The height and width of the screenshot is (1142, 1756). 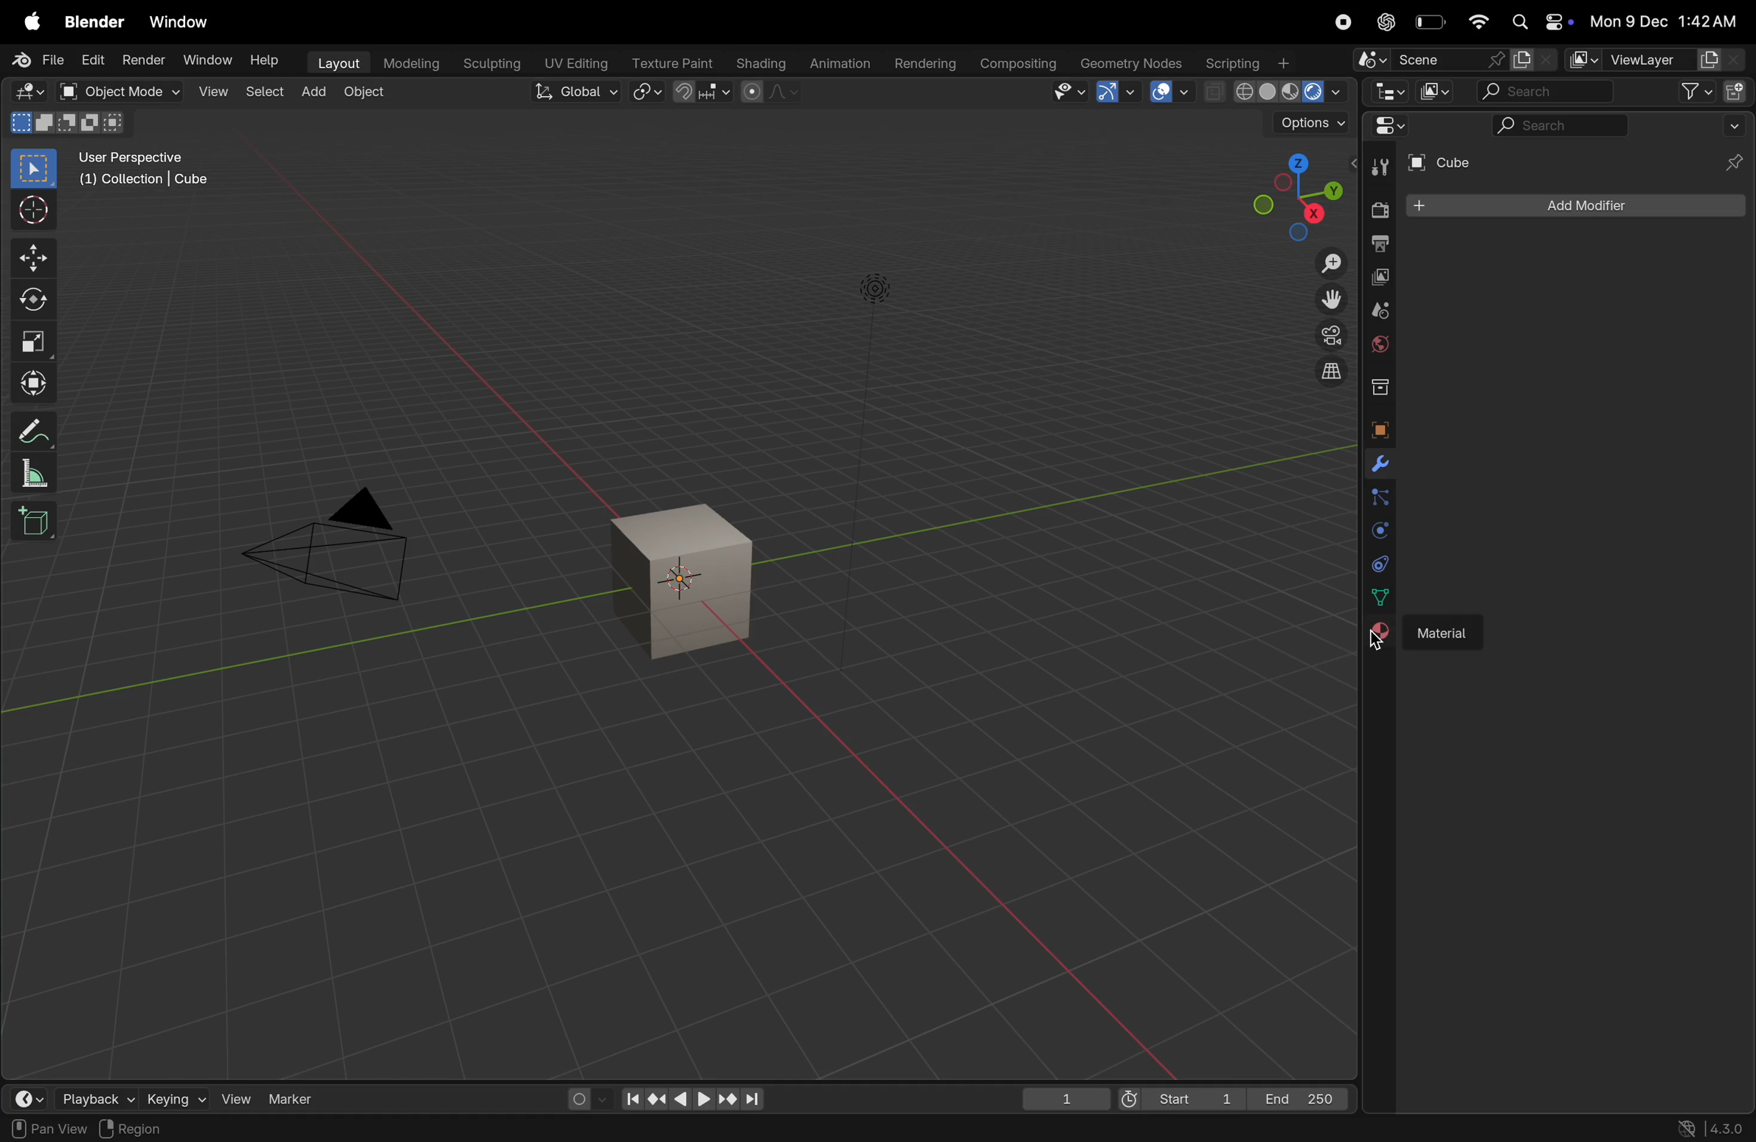 What do you see at coordinates (18, 1096) in the screenshot?
I see `editor type` at bounding box center [18, 1096].